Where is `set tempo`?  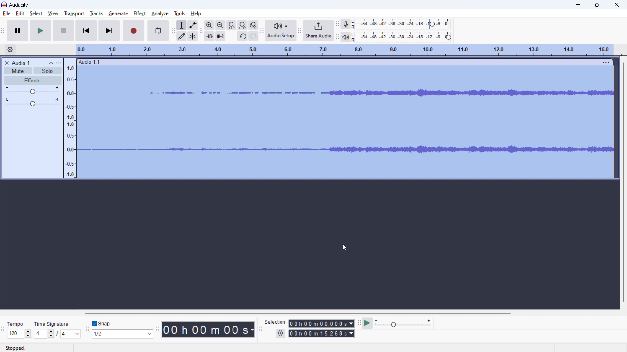
set tempo is located at coordinates (19, 329).